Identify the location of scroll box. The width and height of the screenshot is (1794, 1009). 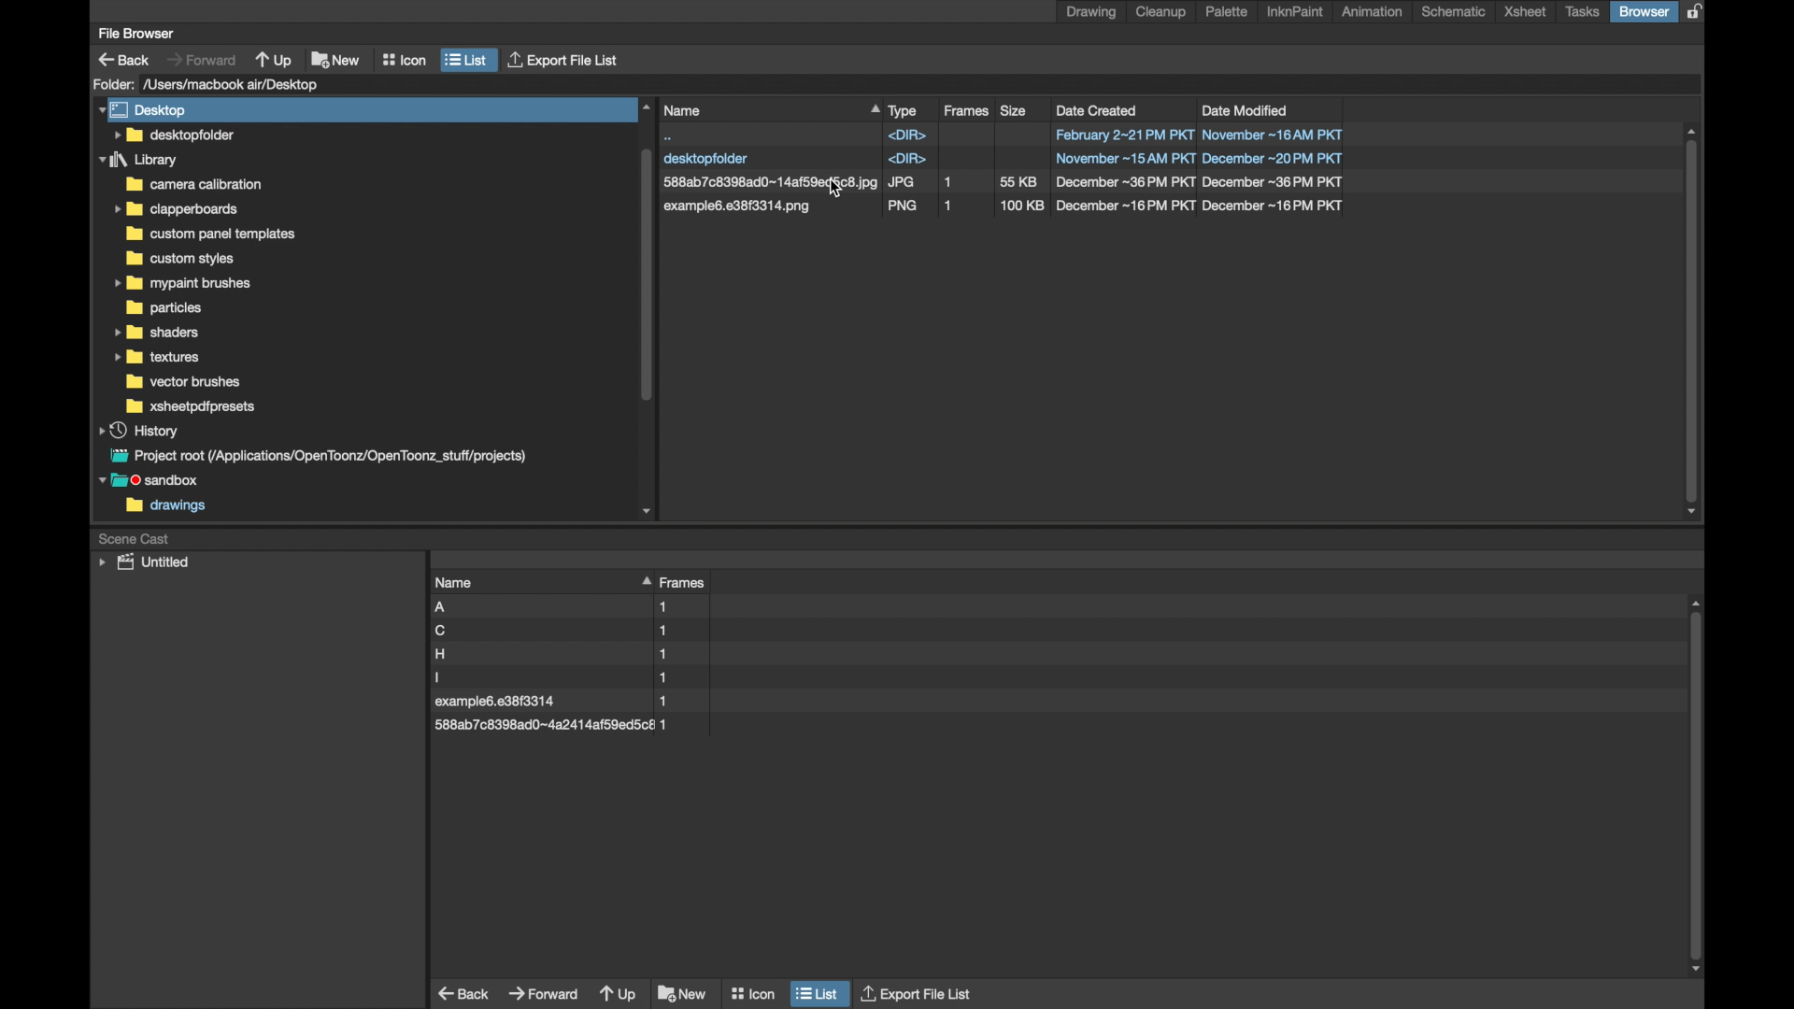
(1699, 788).